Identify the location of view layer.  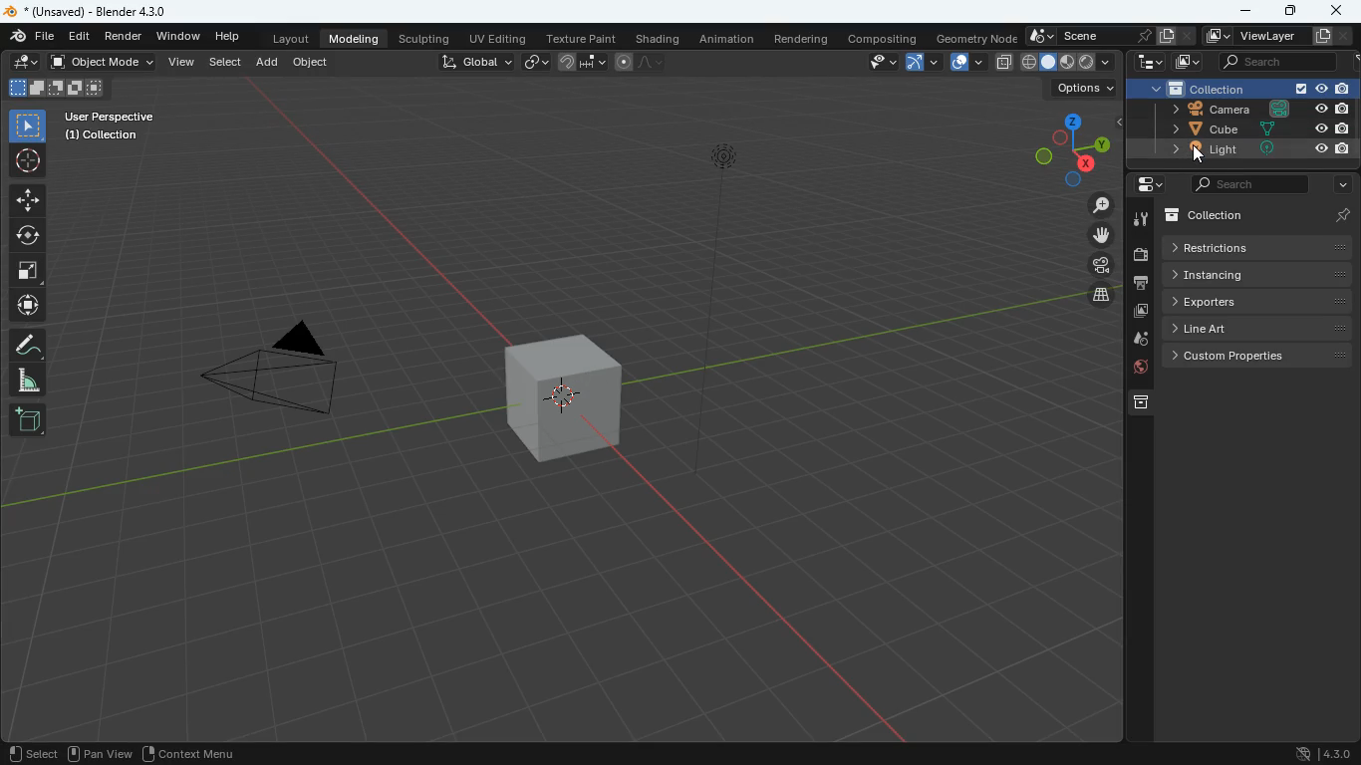
(1267, 36).